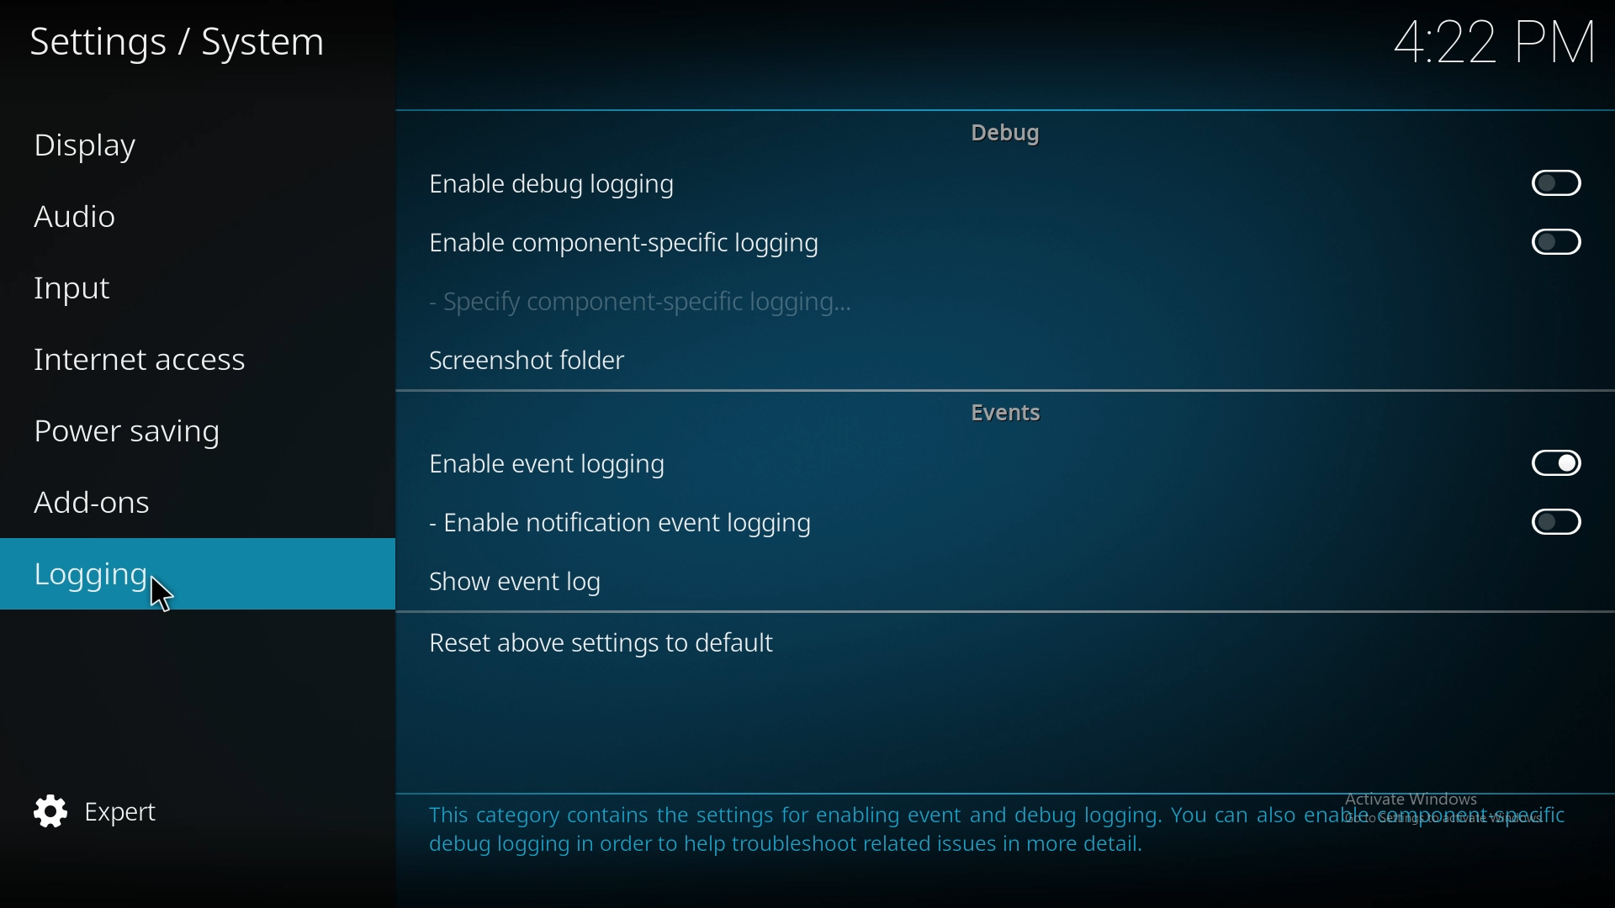 Image resolution: width=1615 pixels, height=908 pixels. Describe the element at coordinates (167, 813) in the screenshot. I see `expert` at that location.